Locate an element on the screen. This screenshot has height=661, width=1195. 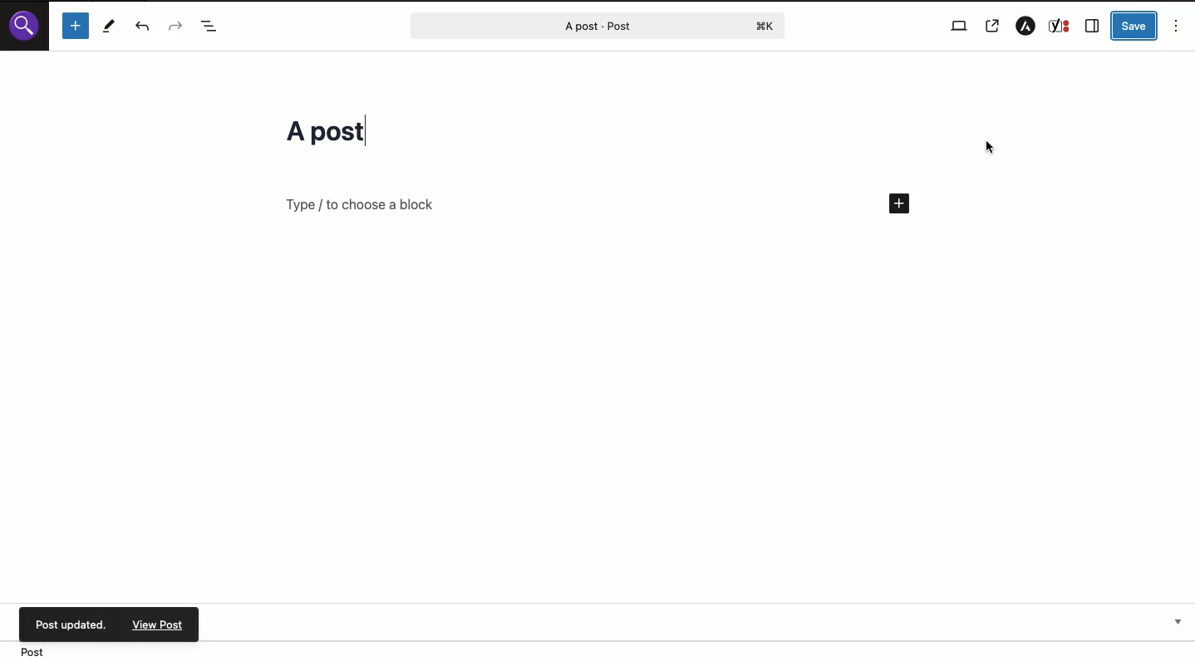
Redo is located at coordinates (174, 26).